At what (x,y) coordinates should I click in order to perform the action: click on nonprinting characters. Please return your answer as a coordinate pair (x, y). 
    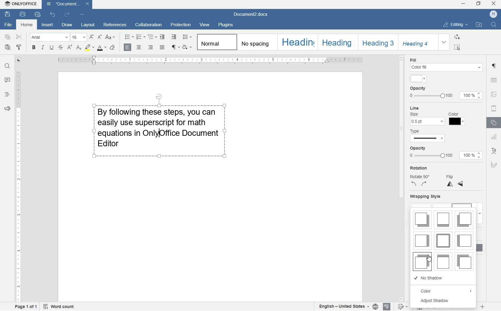
    Looking at the image, I should click on (175, 47).